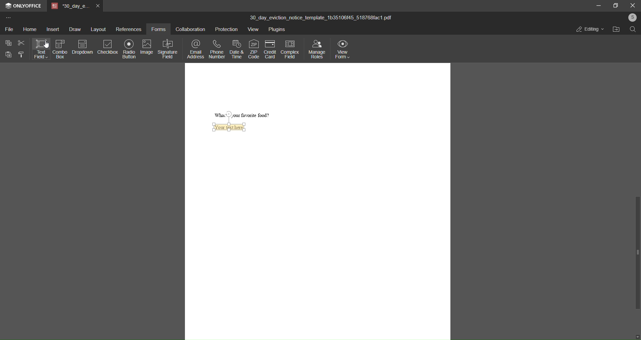 This screenshot has width=641, height=340. Describe the element at coordinates (168, 48) in the screenshot. I see `signature` at that location.